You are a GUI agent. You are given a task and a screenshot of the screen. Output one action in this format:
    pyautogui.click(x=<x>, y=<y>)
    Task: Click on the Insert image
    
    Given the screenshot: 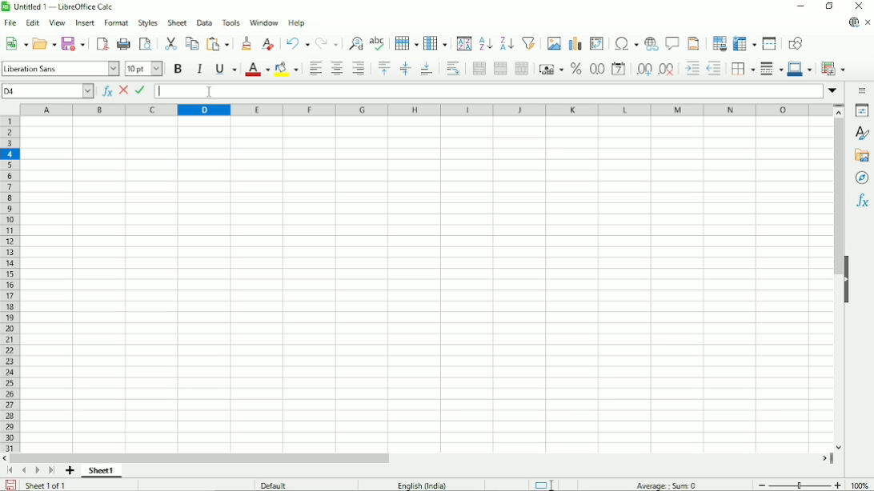 What is the action you would take?
    pyautogui.click(x=554, y=42)
    